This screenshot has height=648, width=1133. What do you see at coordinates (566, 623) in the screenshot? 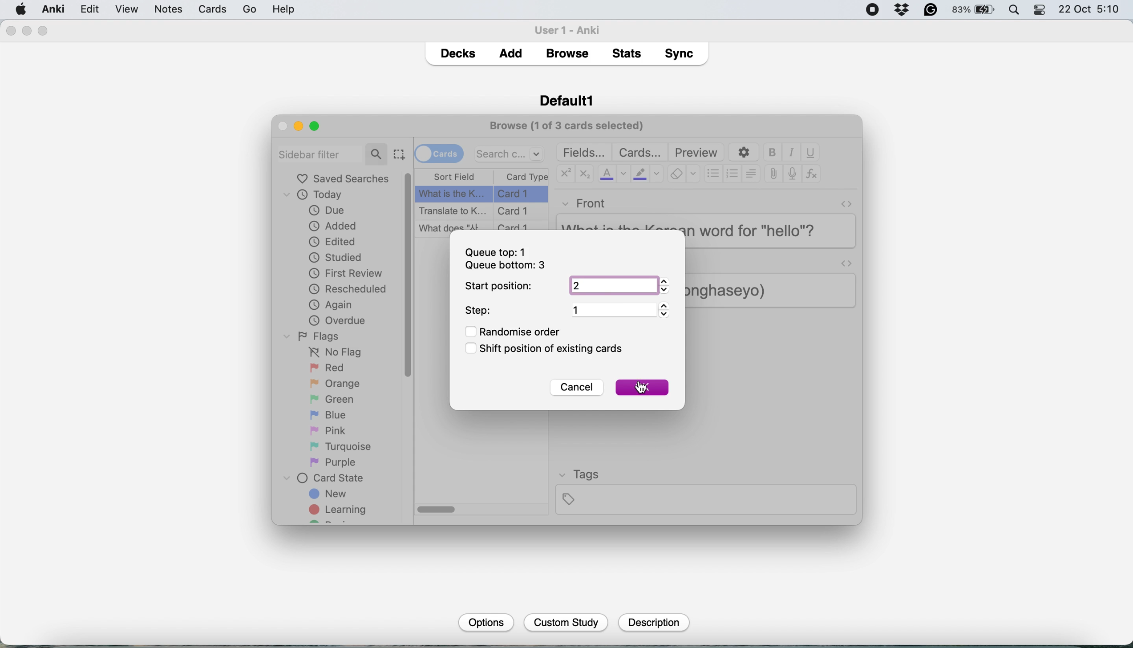
I see `Custom study` at bounding box center [566, 623].